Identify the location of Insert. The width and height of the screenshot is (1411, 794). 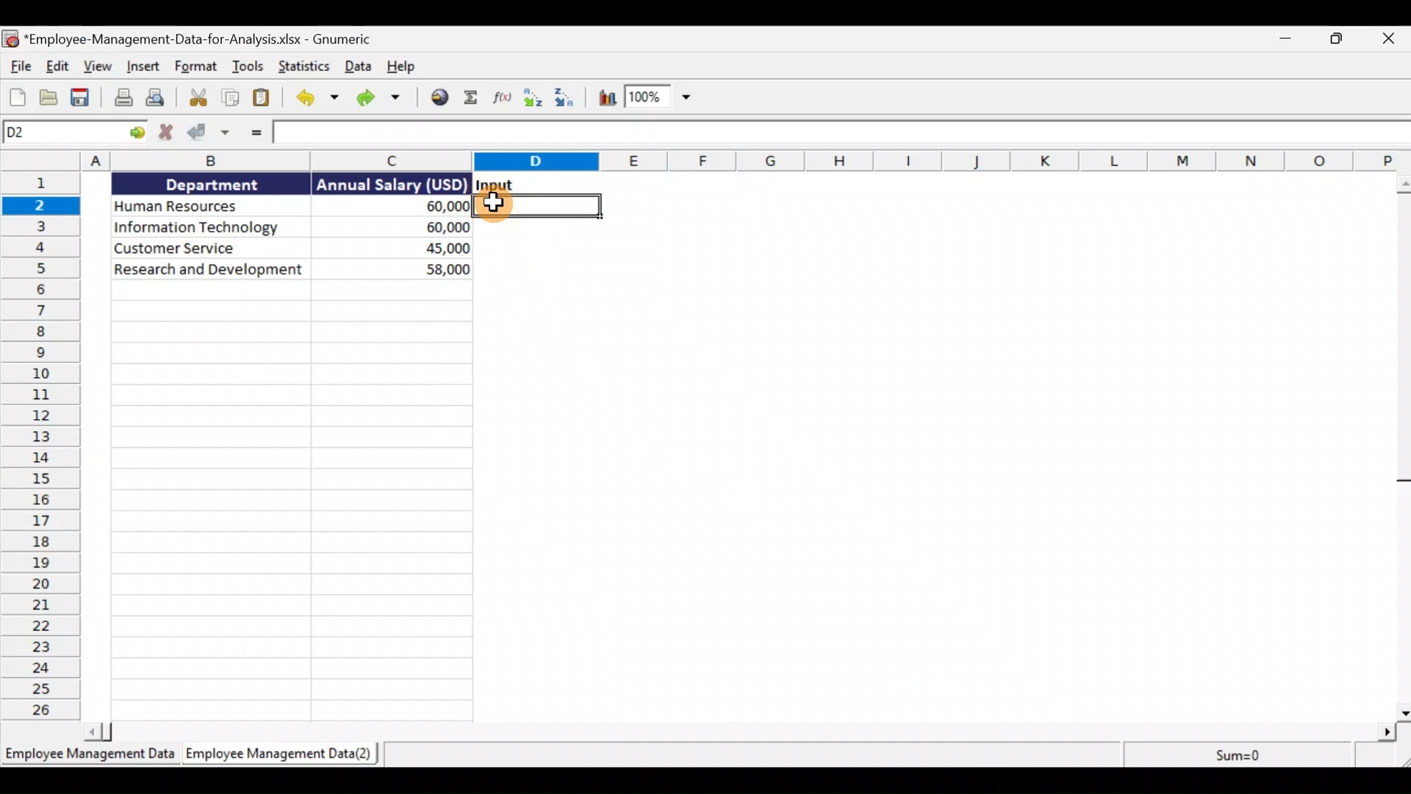
(144, 65).